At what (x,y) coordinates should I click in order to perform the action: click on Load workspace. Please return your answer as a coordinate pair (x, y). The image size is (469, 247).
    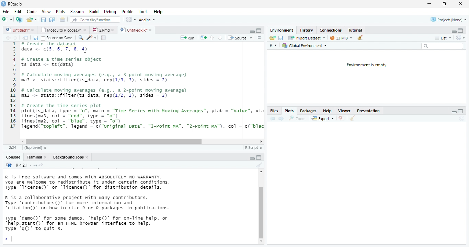
    Looking at the image, I should click on (272, 38).